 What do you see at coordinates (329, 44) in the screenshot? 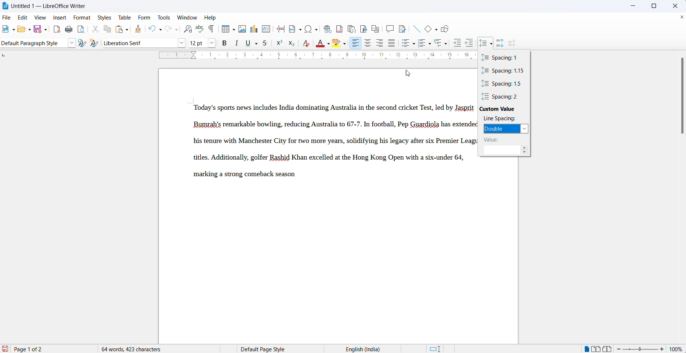
I see `fill color options` at bounding box center [329, 44].